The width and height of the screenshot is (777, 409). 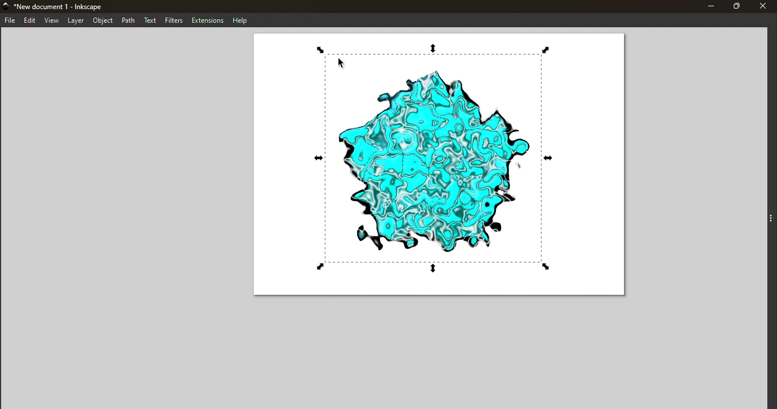 I want to click on Maximize, so click(x=737, y=6).